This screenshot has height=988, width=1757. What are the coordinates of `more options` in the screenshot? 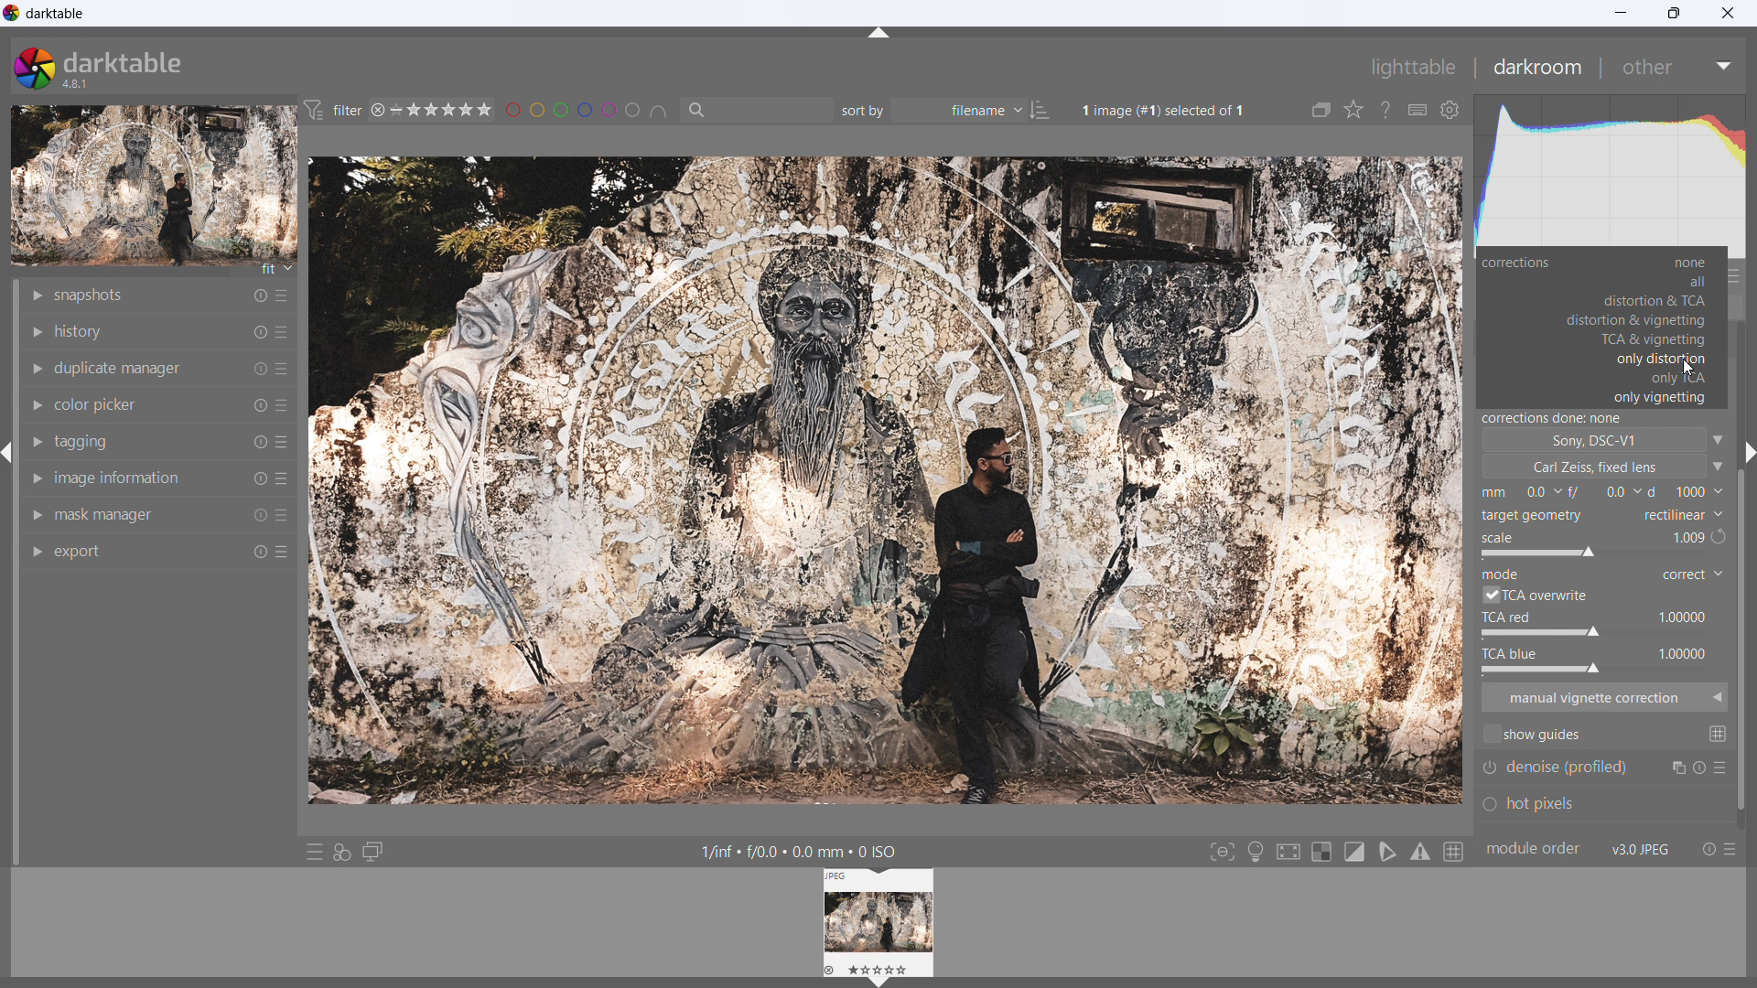 It's located at (287, 443).